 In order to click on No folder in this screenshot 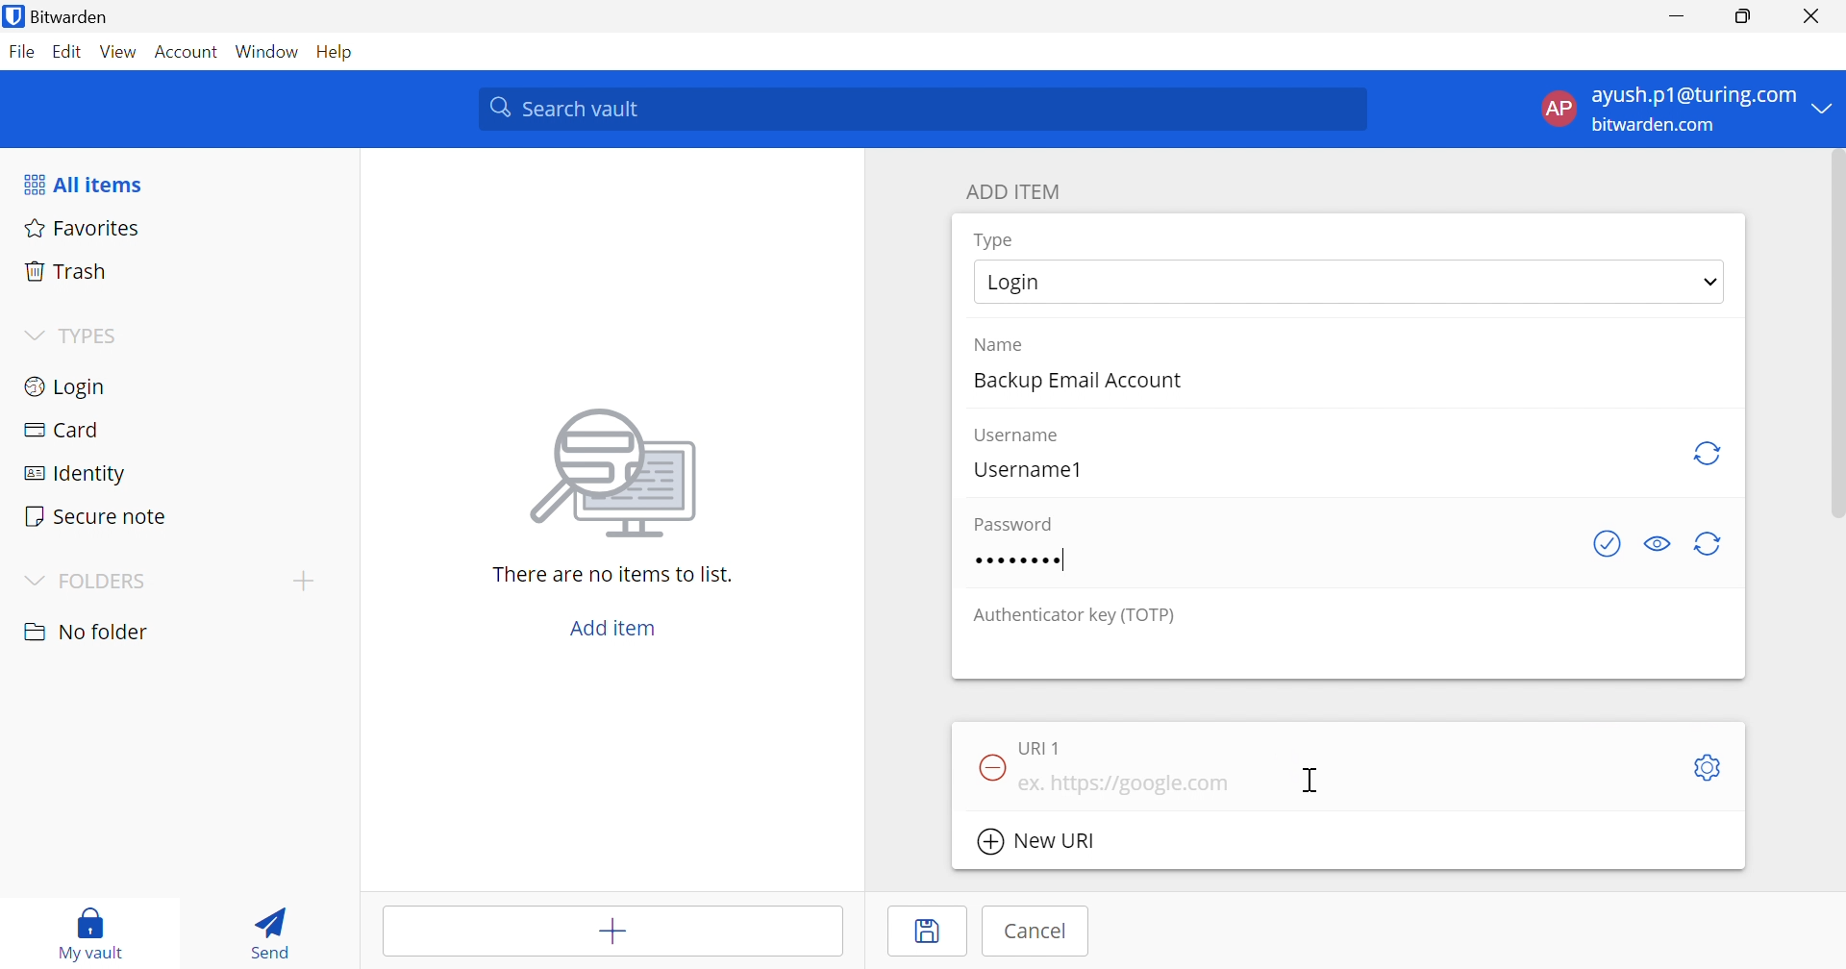, I will do `click(87, 634)`.